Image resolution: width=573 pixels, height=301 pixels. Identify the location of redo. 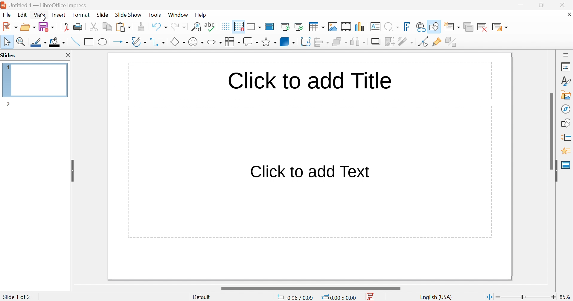
(178, 26).